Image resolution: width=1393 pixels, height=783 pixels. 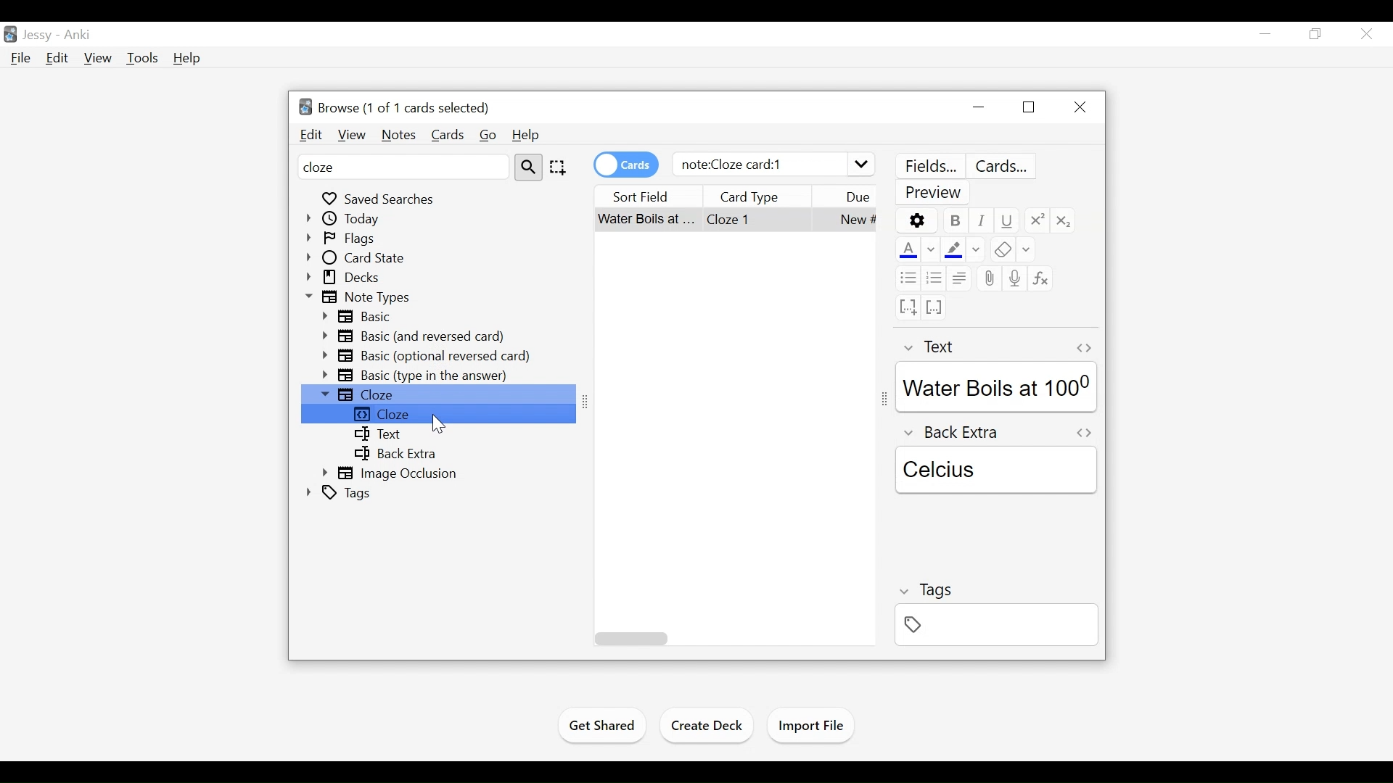 What do you see at coordinates (654, 197) in the screenshot?
I see `Sort Fields` at bounding box center [654, 197].